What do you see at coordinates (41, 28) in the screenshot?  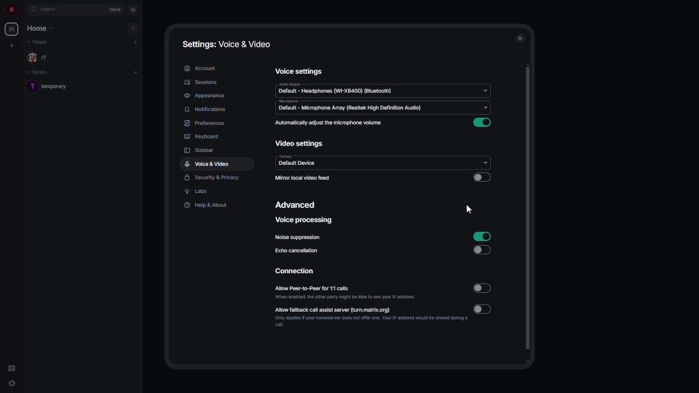 I see `home` at bounding box center [41, 28].